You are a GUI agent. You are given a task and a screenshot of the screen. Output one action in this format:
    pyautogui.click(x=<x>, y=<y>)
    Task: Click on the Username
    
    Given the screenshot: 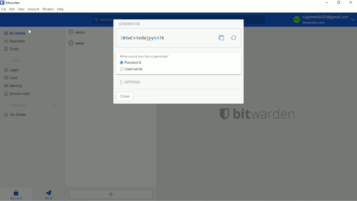 What is the action you would take?
    pyautogui.click(x=133, y=70)
    